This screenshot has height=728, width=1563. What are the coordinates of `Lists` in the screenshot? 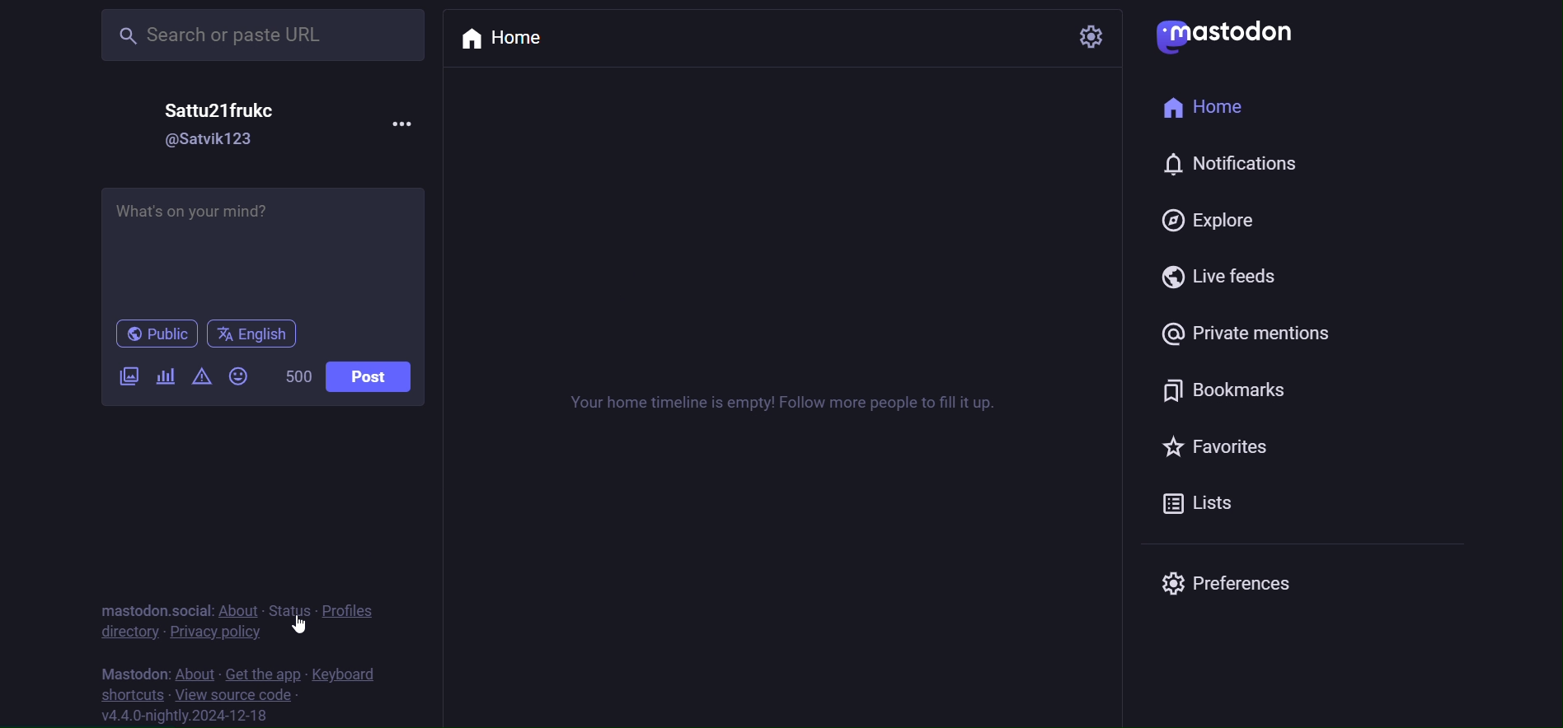 It's located at (1198, 507).